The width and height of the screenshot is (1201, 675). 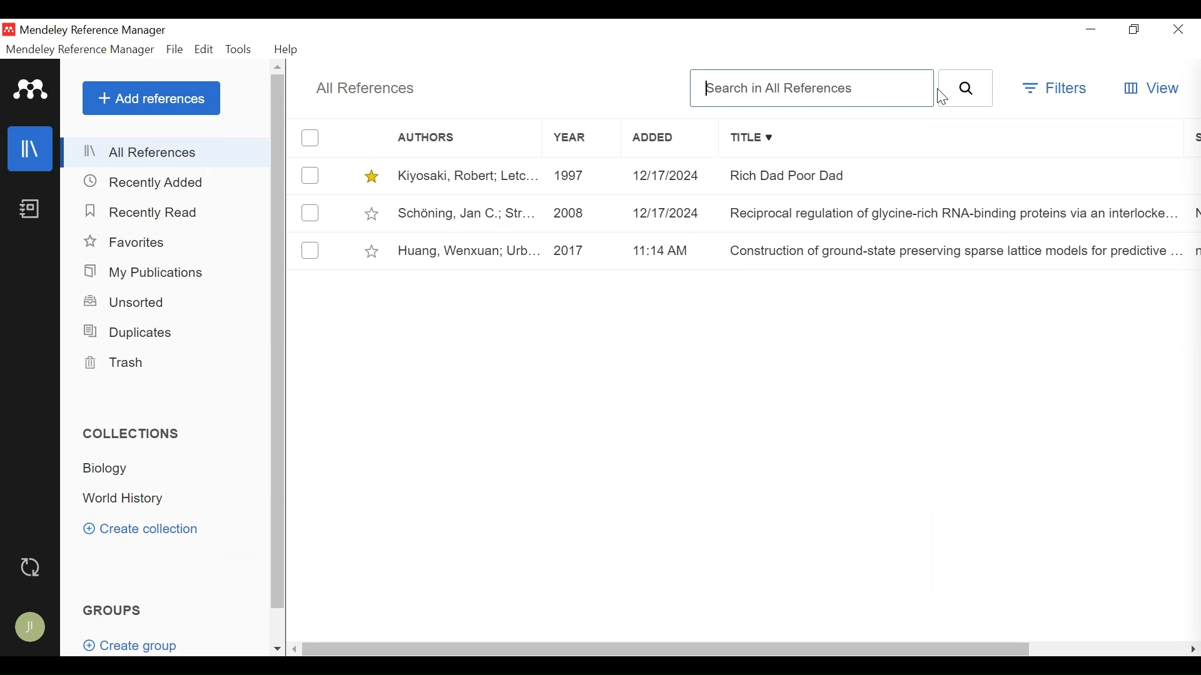 I want to click on (un)select, so click(x=310, y=250).